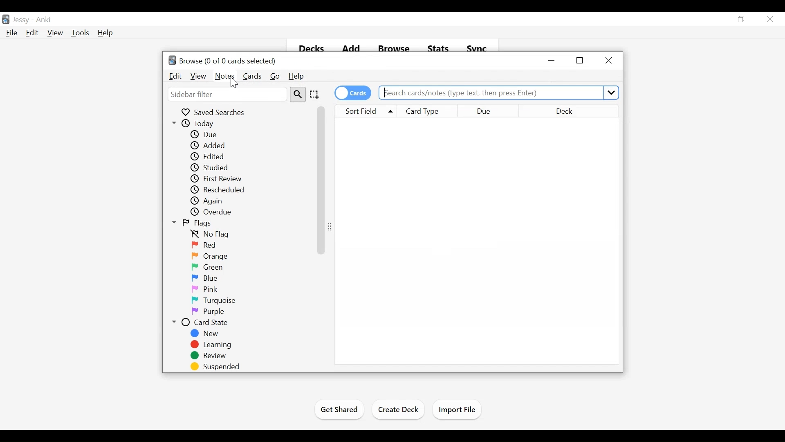  I want to click on Browse (number of selected cards), so click(223, 60).